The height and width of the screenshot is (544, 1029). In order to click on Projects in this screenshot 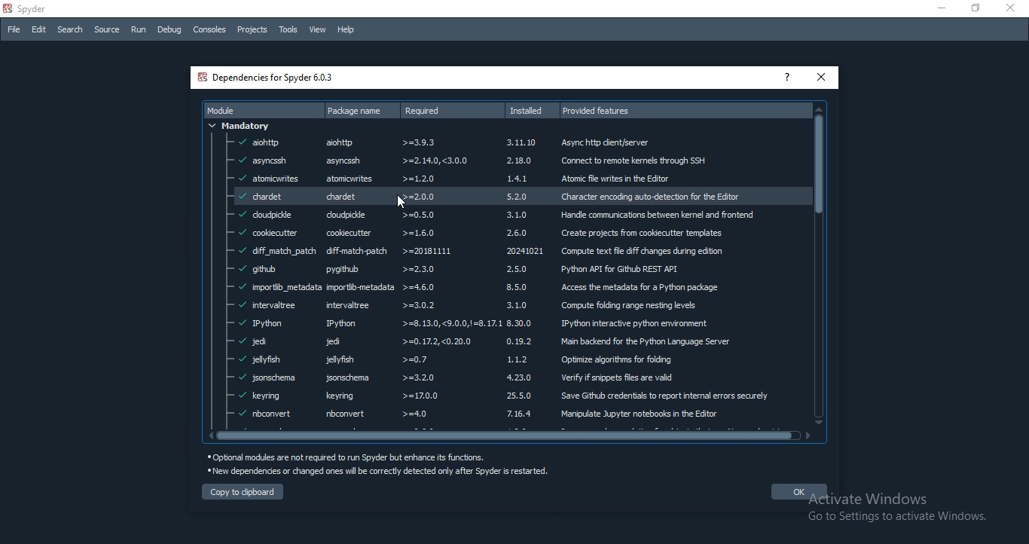, I will do `click(252, 31)`.